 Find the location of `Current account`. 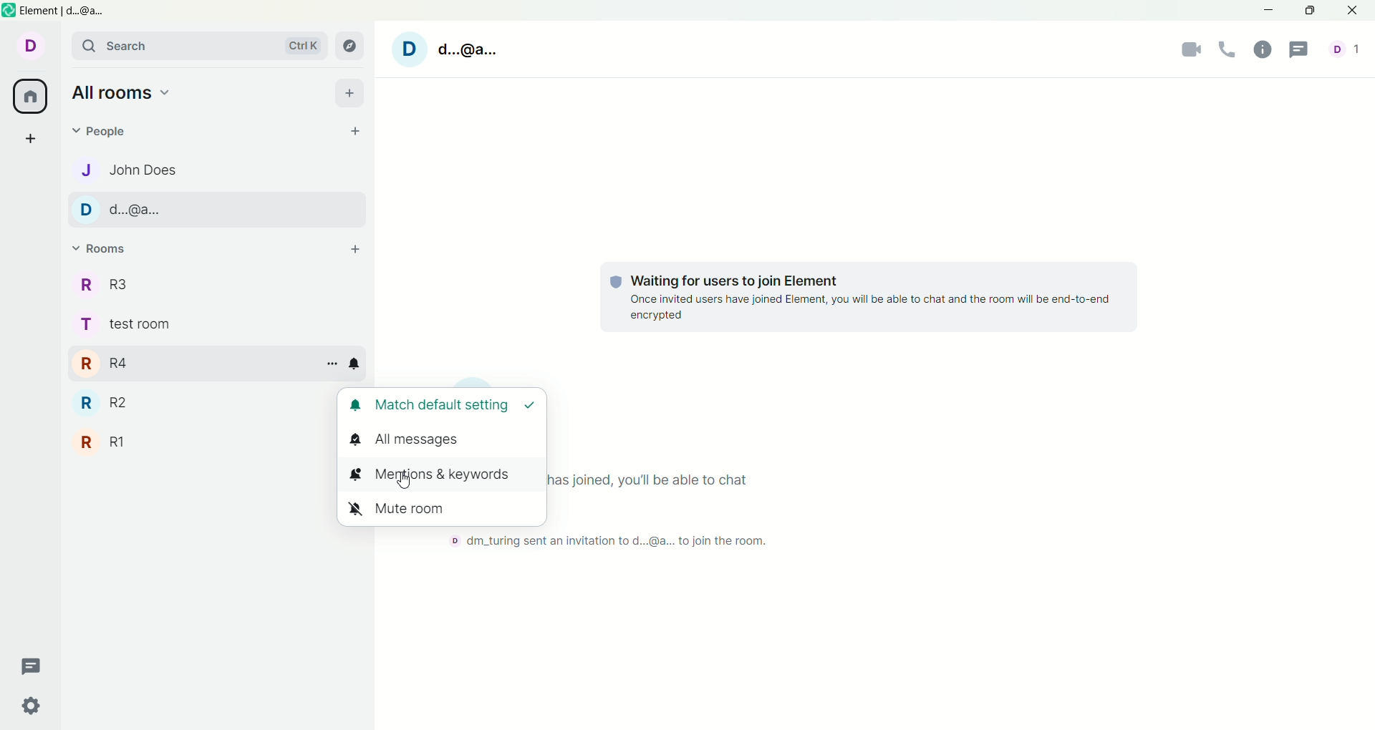

Current account is located at coordinates (28, 45).